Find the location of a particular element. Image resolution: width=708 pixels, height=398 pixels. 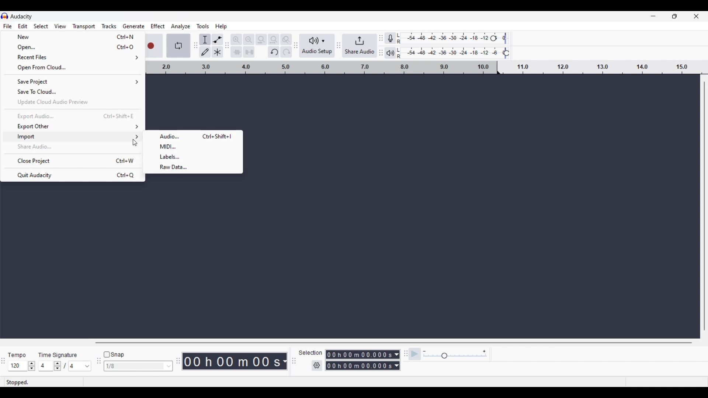

Import options is located at coordinates (73, 137).